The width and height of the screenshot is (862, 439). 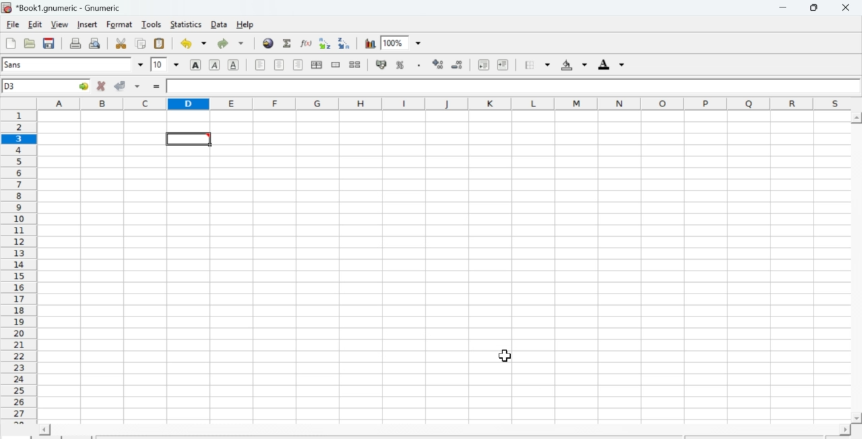 I want to click on Data, so click(x=220, y=24).